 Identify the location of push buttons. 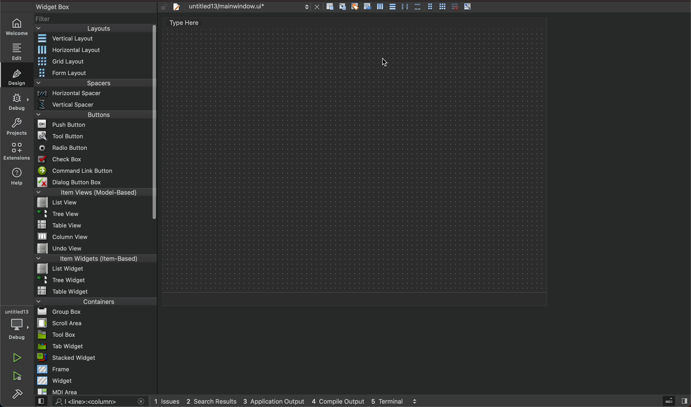
(94, 124).